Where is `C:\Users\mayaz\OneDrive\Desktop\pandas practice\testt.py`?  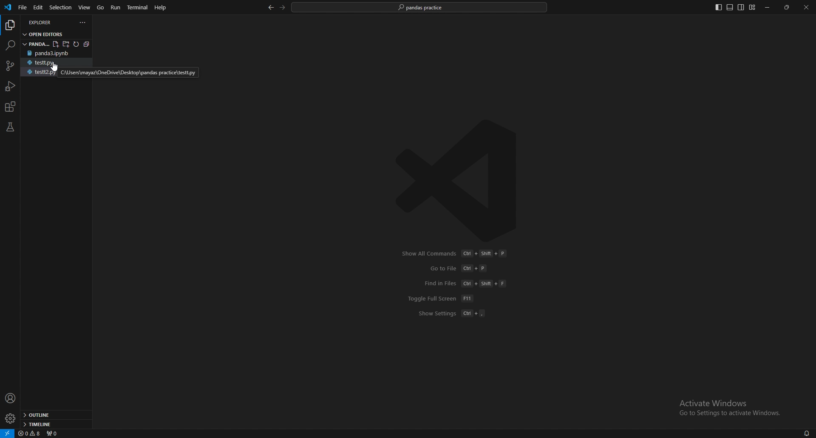 C:\Users\mayaz\OneDrive\Desktop\pandas practice\testt.py is located at coordinates (130, 73).